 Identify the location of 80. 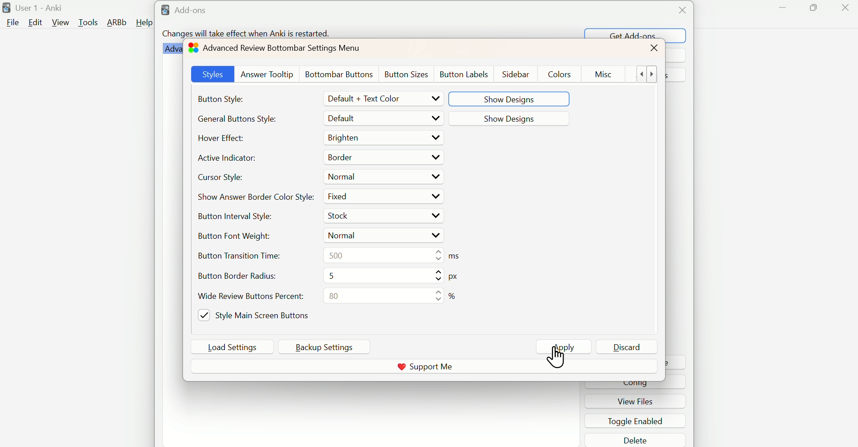
(346, 295).